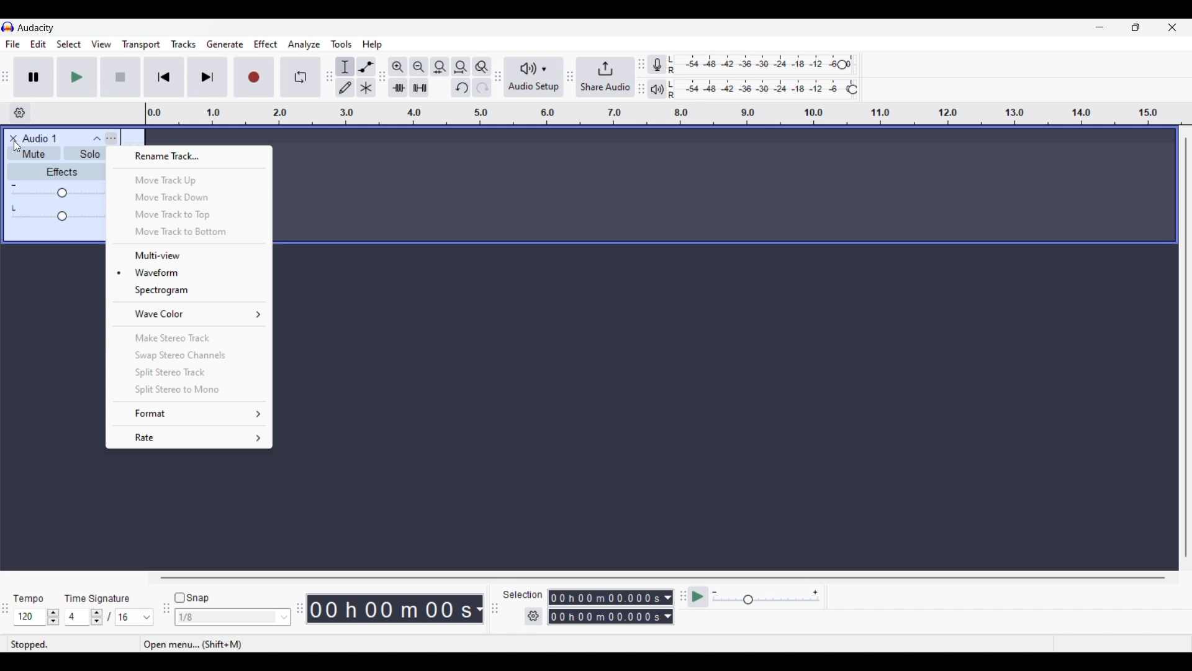  I want to click on Open menu... (Shift+M), so click(199, 646).